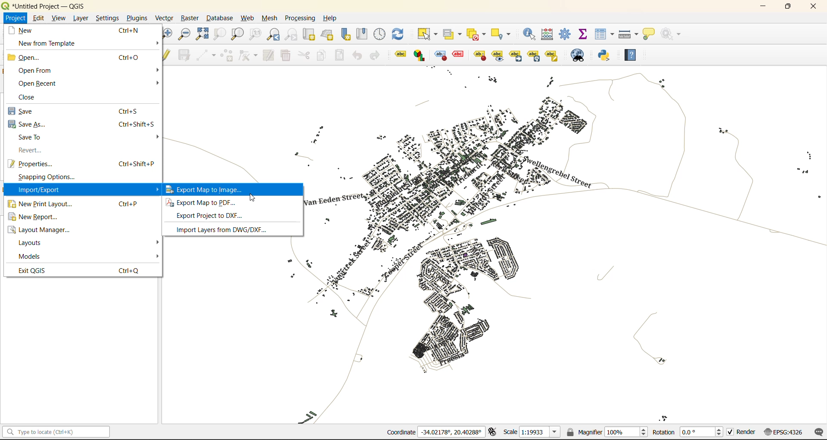 This screenshot has width=827, height=440. What do you see at coordinates (31, 96) in the screenshot?
I see `close` at bounding box center [31, 96].